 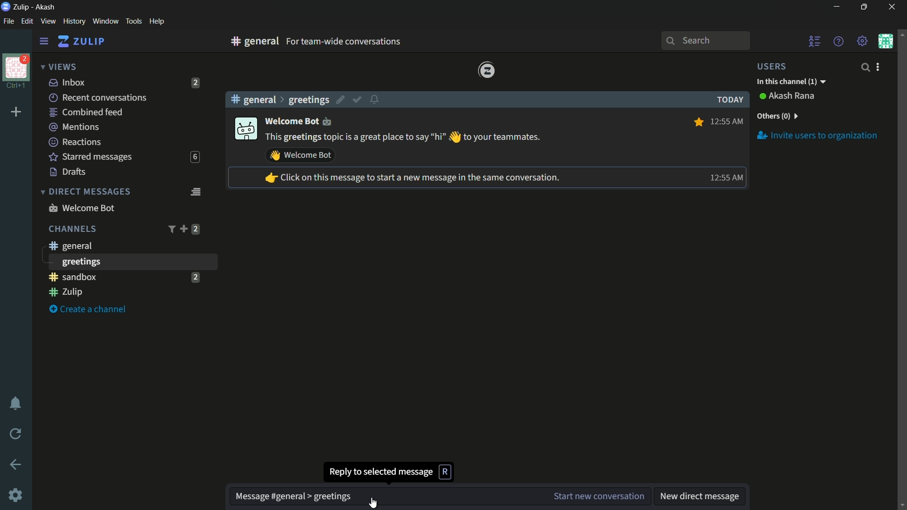 What do you see at coordinates (74, 21) in the screenshot?
I see `history menu` at bounding box center [74, 21].